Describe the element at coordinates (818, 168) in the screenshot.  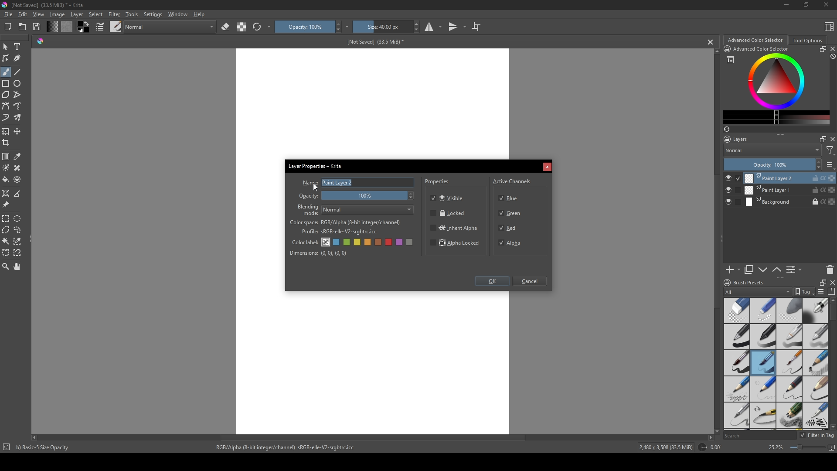
I see `decrease` at that location.